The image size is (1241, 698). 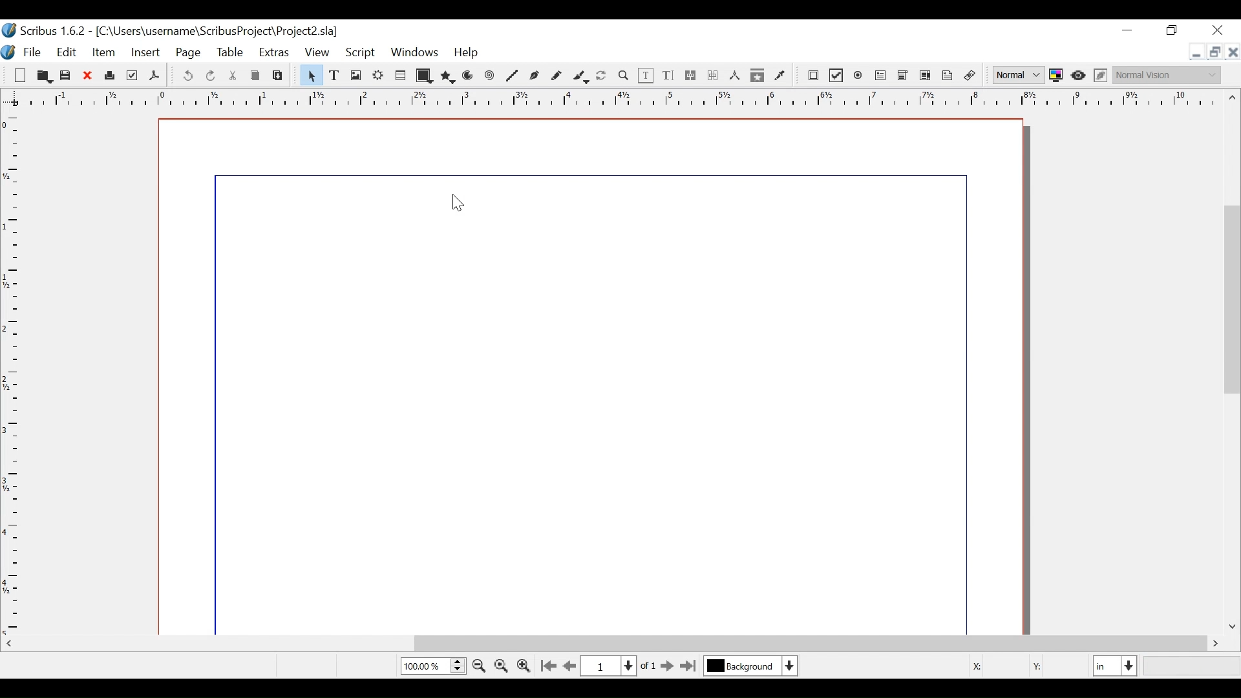 What do you see at coordinates (378, 77) in the screenshot?
I see `Render` at bounding box center [378, 77].